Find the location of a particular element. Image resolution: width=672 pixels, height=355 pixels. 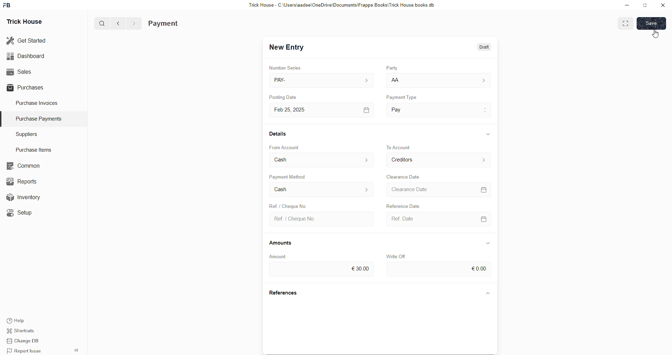

Posting Date is located at coordinates (285, 99).